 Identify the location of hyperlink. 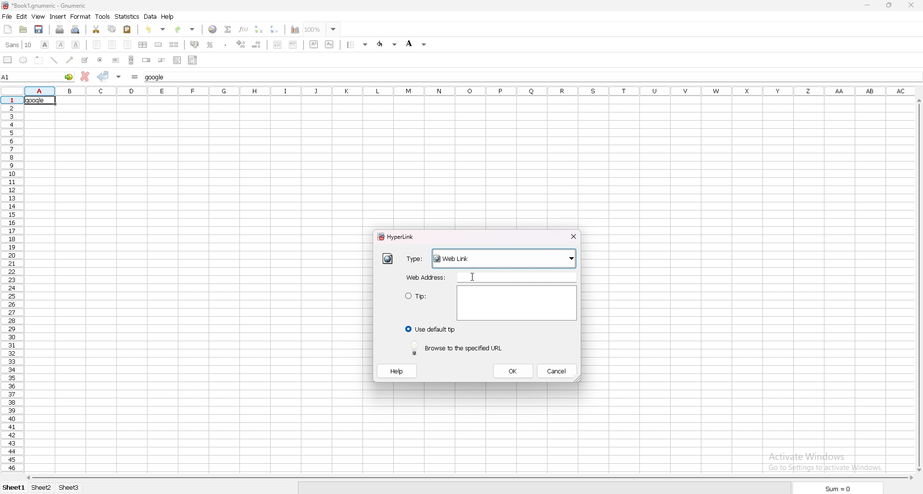
(399, 236).